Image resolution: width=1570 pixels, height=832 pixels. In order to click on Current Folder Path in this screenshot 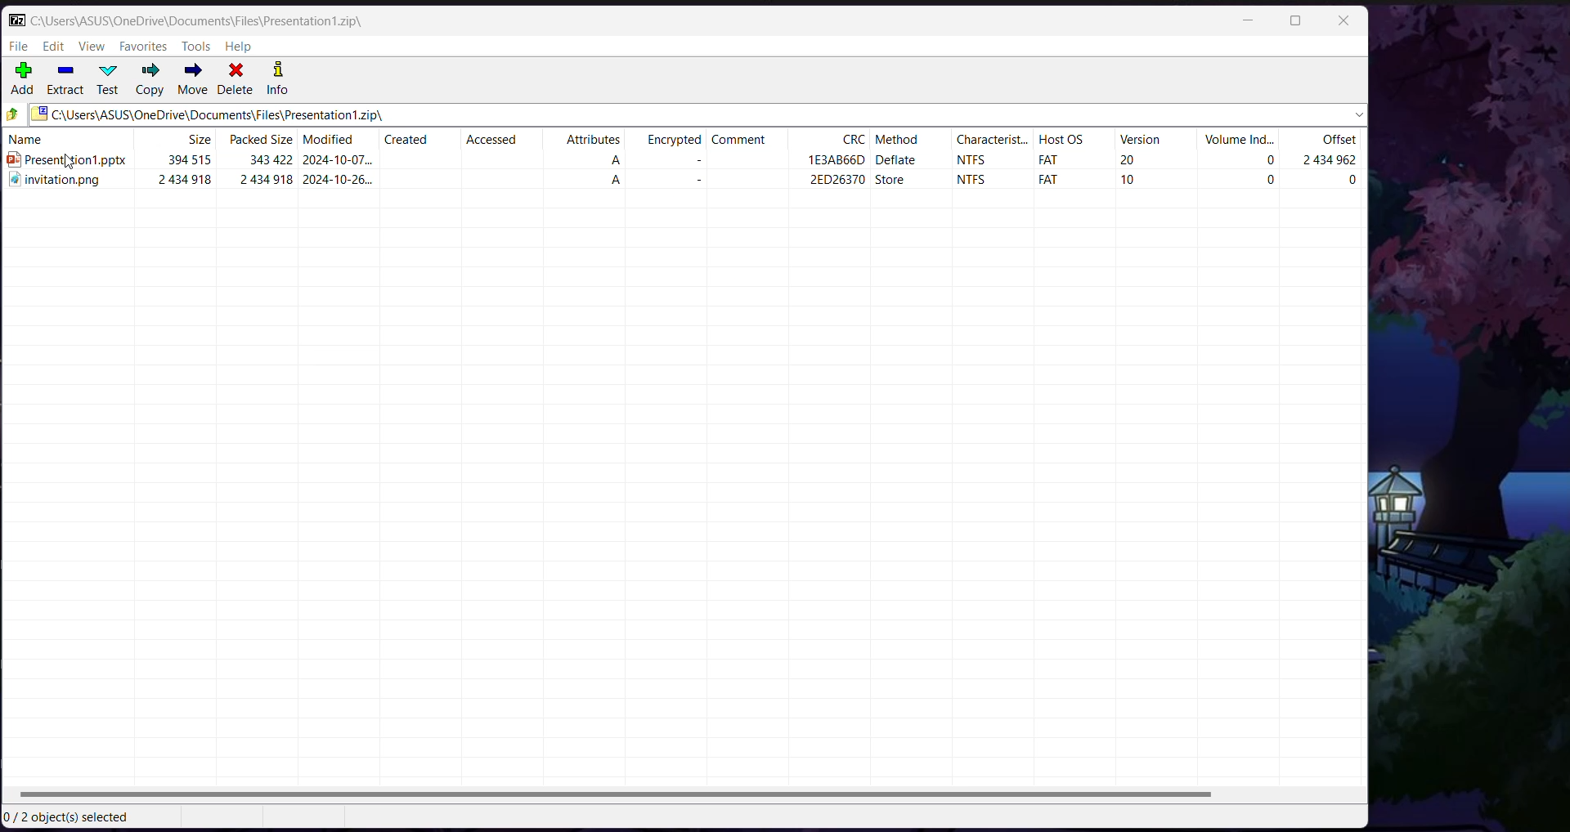, I will do `click(200, 20)`.